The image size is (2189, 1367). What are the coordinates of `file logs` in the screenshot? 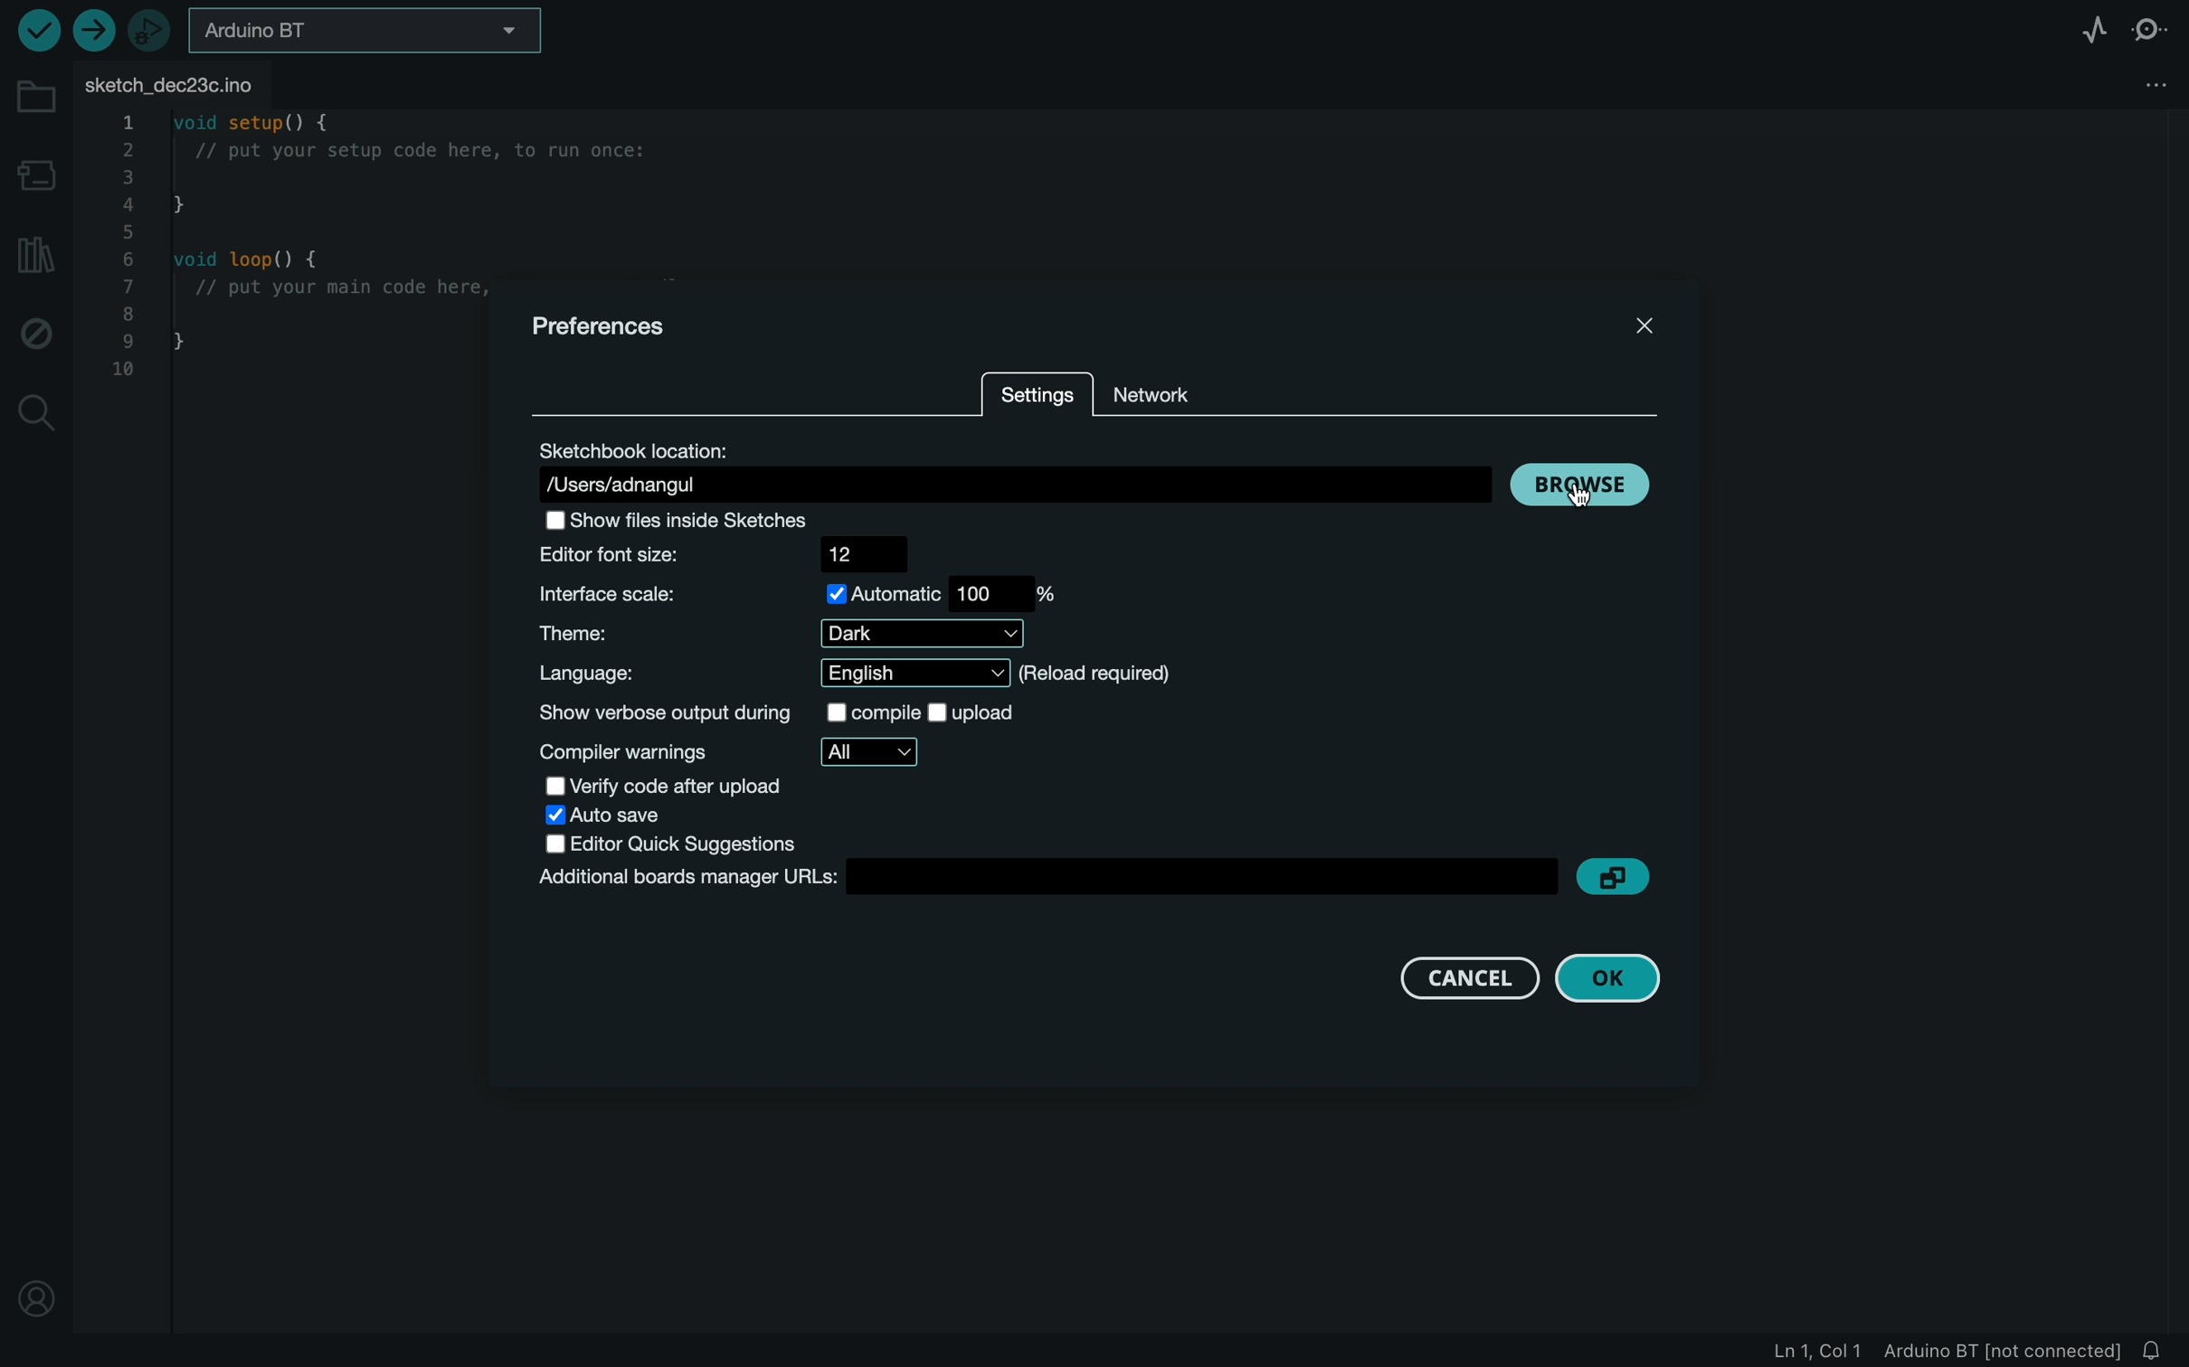 It's located at (1947, 1350).